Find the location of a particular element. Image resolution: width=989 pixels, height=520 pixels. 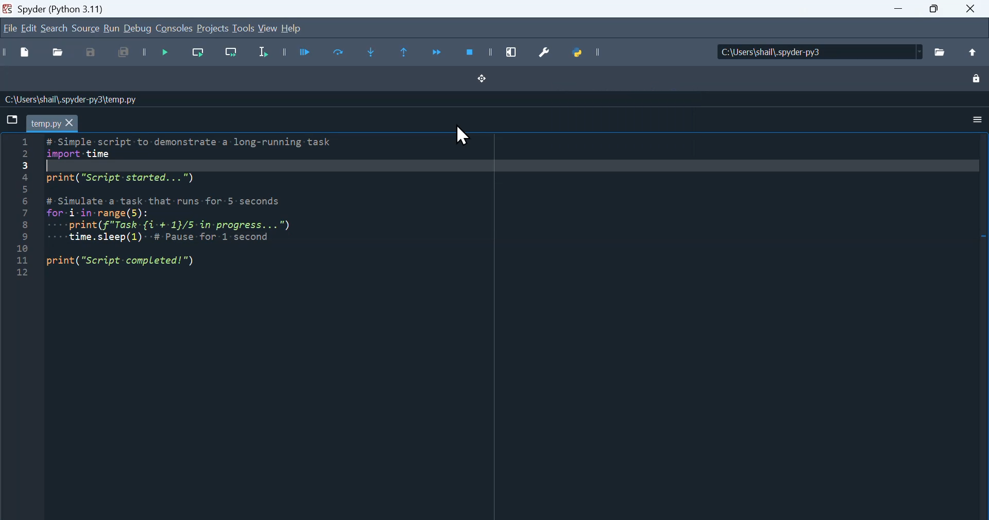

 is located at coordinates (931, 11).